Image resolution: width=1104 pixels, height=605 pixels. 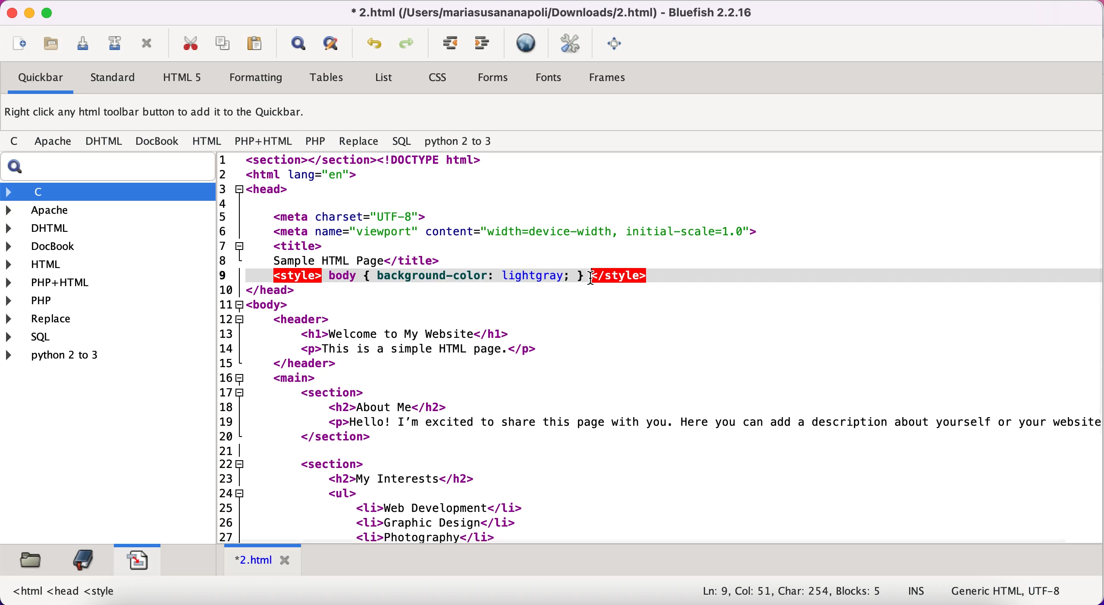 What do you see at coordinates (224, 43) in the screenshot?
I see `copy` at bounding box center [224, 43].